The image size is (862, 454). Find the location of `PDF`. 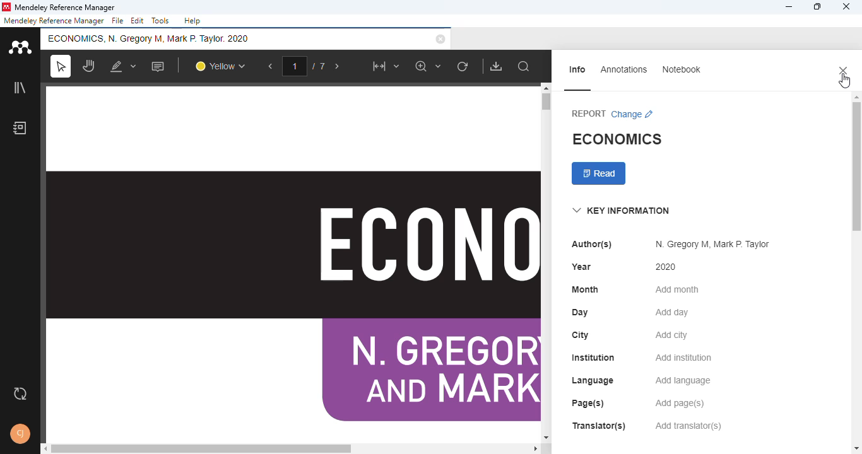

PDF is located at coordinates (293, 262).